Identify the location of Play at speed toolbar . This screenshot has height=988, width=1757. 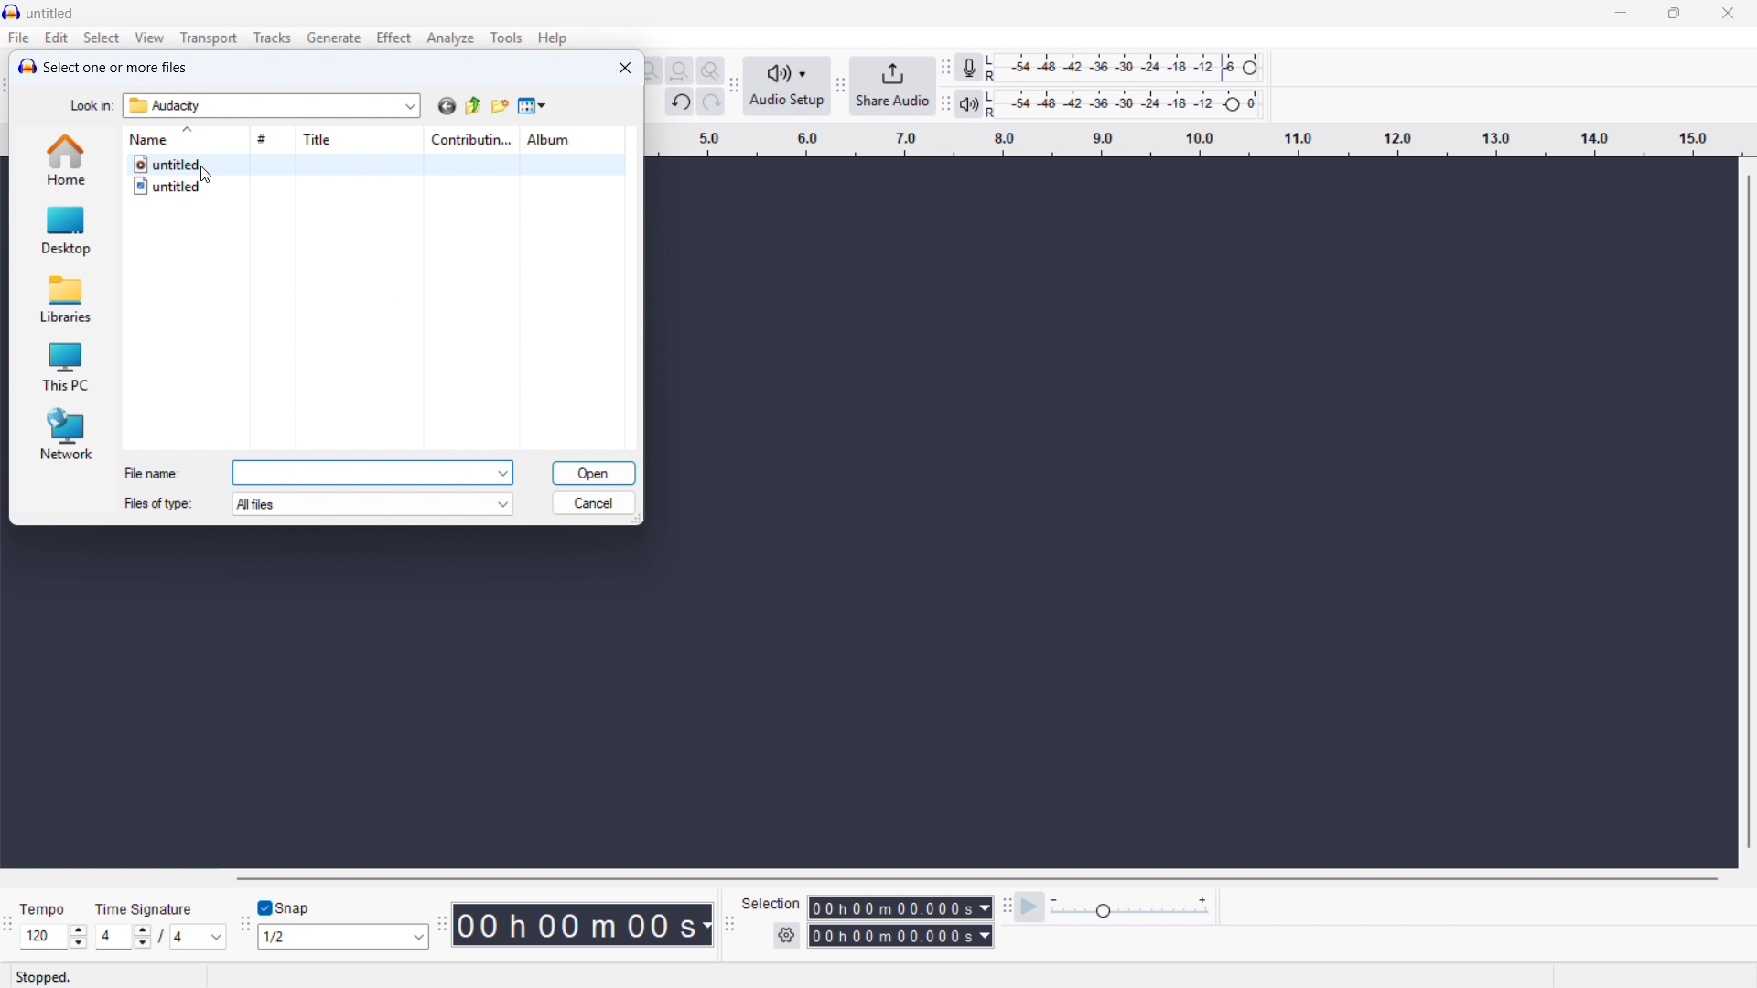
(1006, 905).